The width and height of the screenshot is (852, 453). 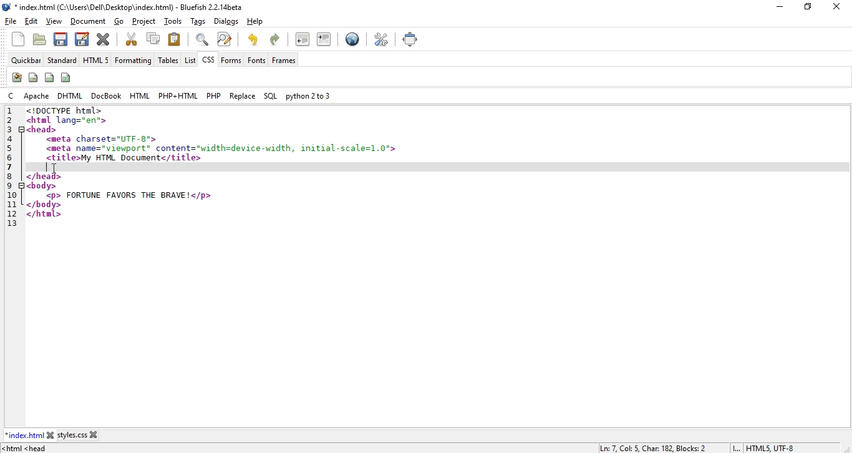 I want to click on copy, so click(x=153, y=38).